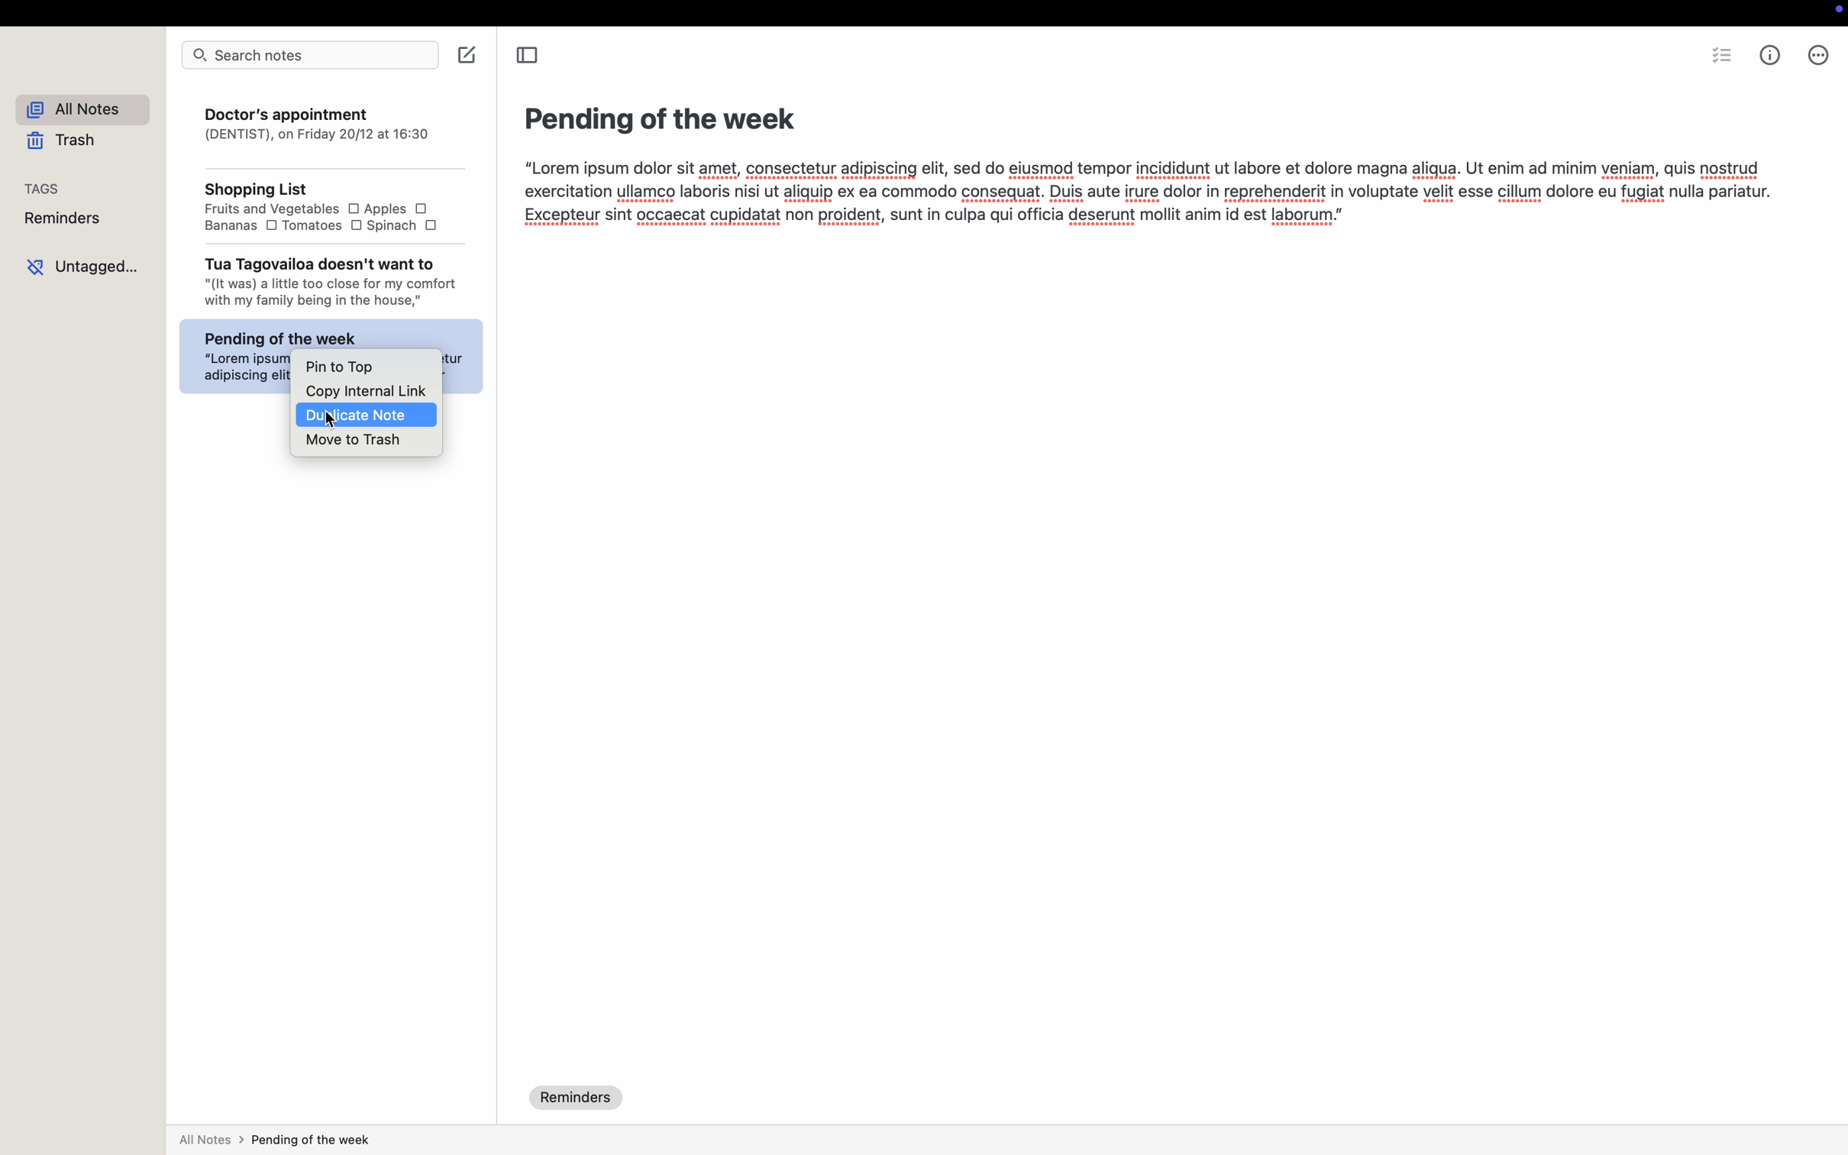 This screenshot has height=1155, width=1848. Describe the element at coordinates (527, 54) in the screenshot. I see `toggle sidebar` at that location.